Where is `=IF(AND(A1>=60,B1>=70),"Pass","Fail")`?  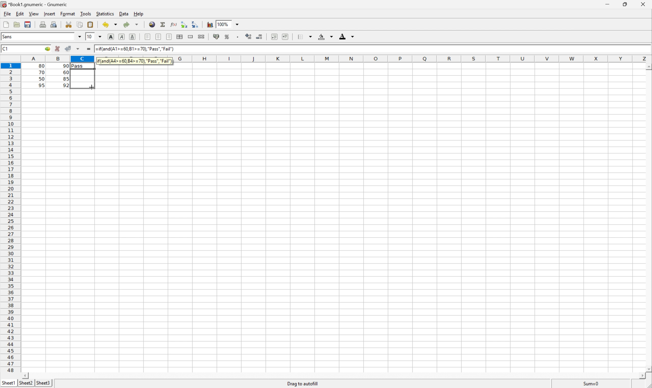 =IF(AND(A1>=60,B1>=70),"Pass","Fail") is located at coordinates (135, 60).